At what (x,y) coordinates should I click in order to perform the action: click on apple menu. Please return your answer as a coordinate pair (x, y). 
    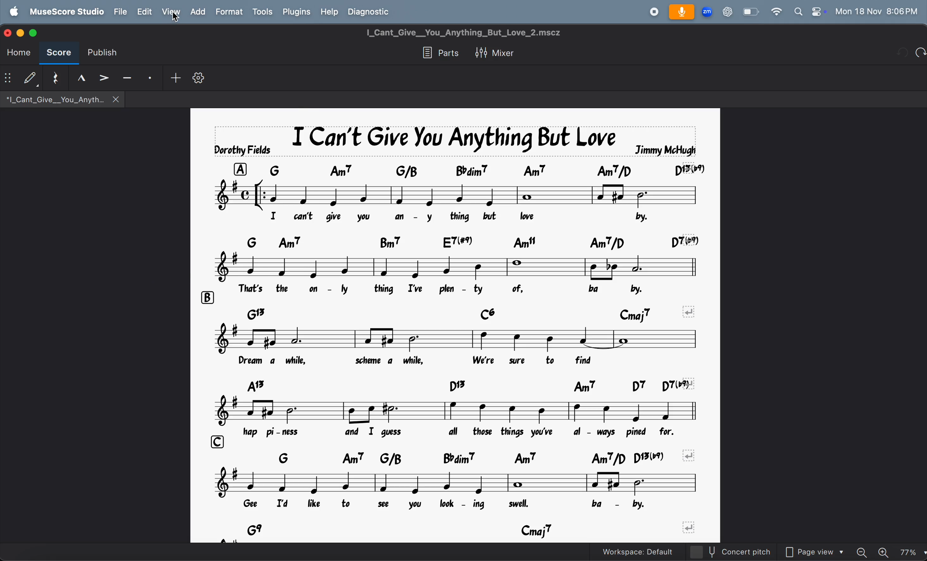
    Looking at the image, I should click on (12, 12).